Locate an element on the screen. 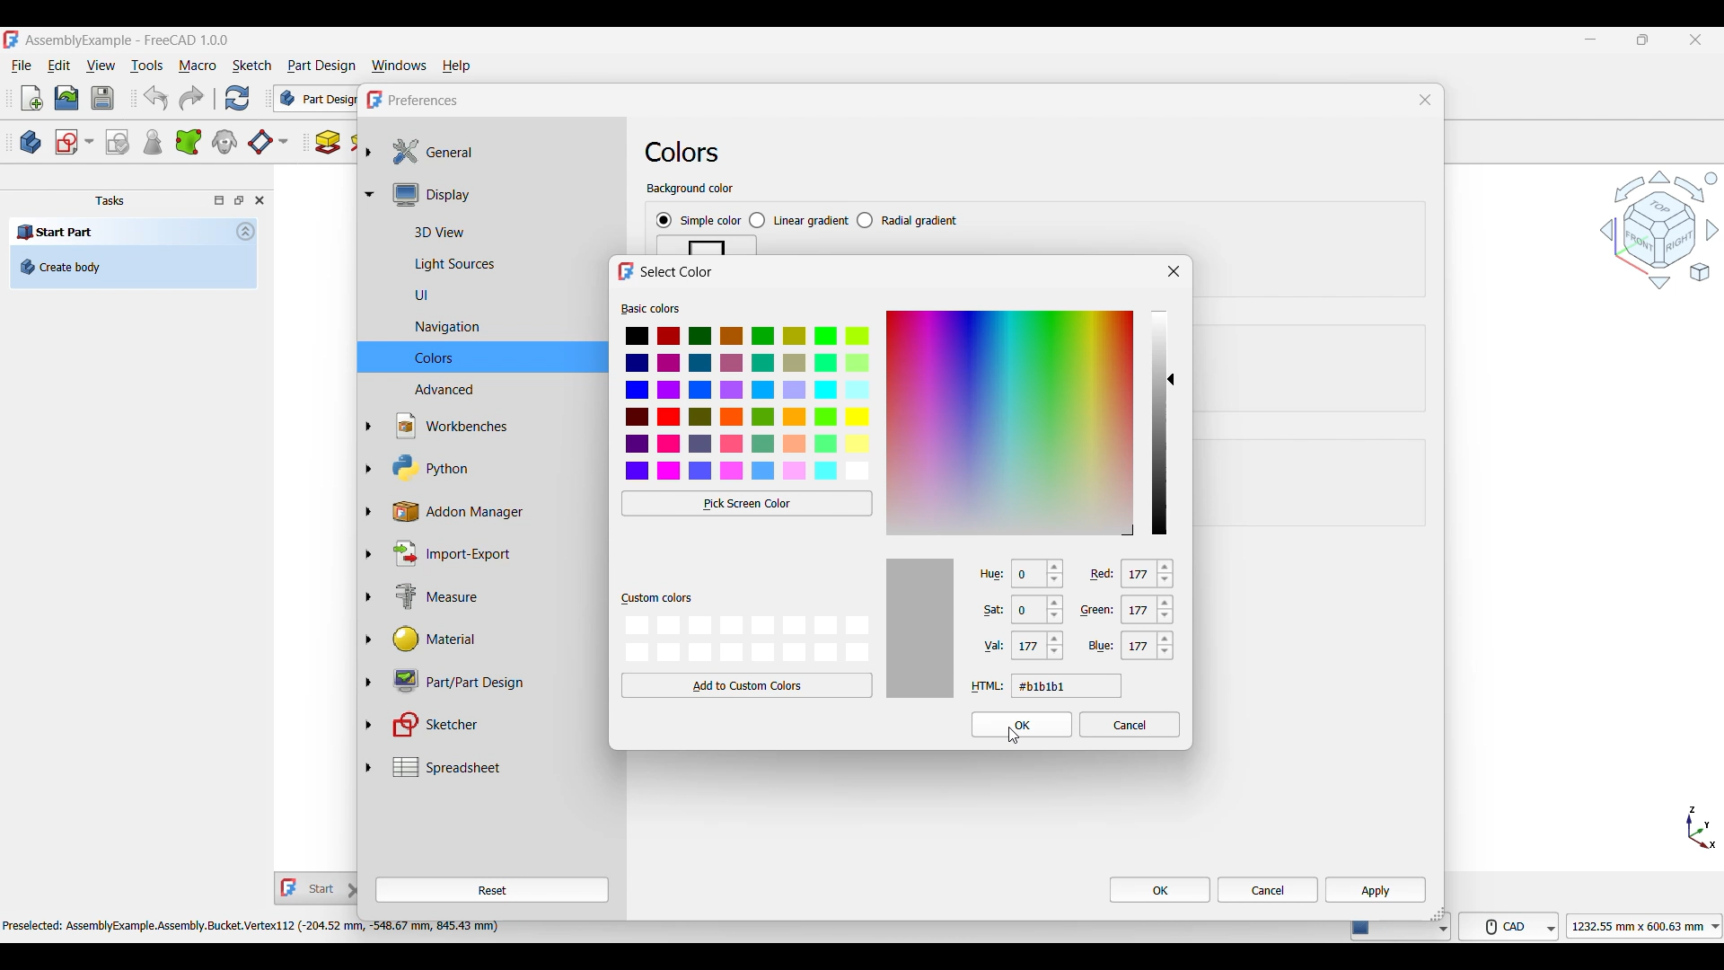  sat is located at coordinates (985, 612).